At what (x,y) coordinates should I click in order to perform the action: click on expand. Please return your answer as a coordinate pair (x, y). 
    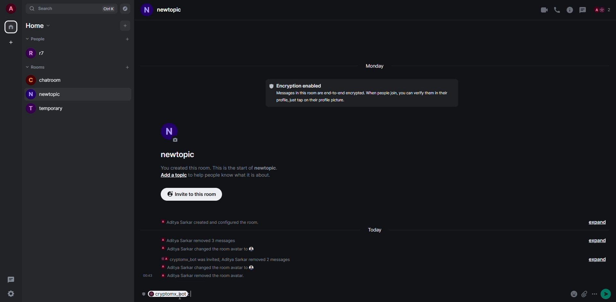
    Looking at the image, I should click on (596, 240).